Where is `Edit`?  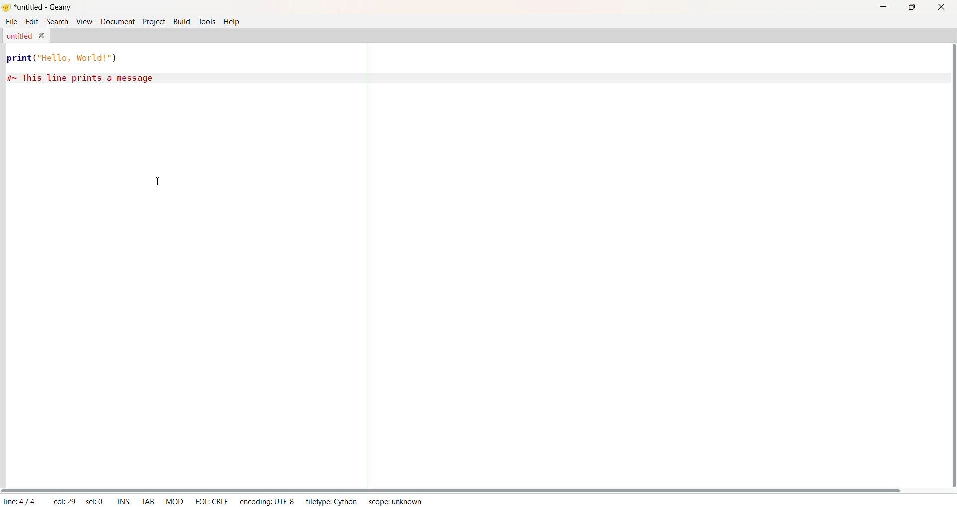
Edit is located at coordinates (31, 22).